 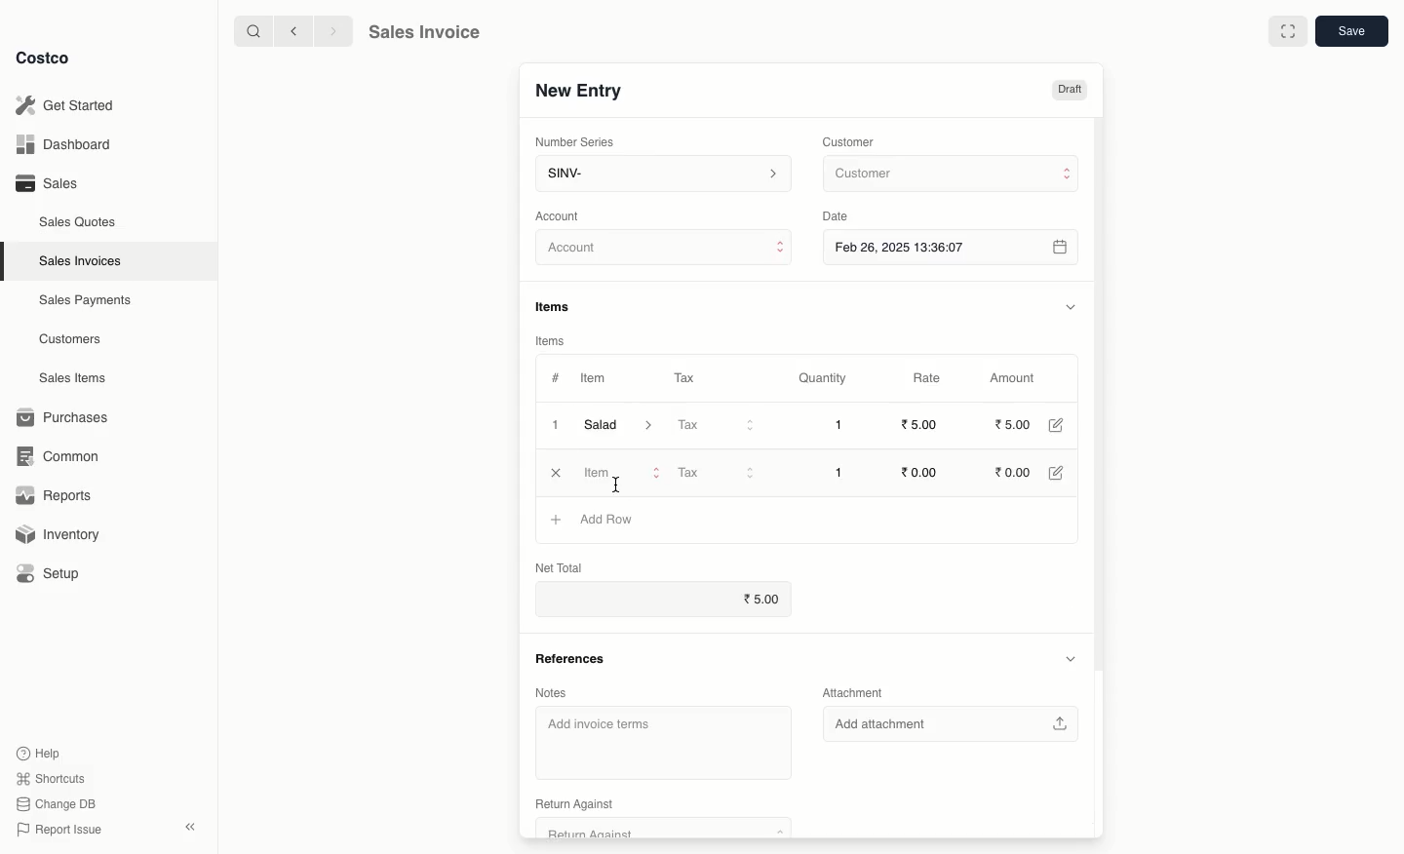 I want to click on Purchases, so click(x=67, y=417).